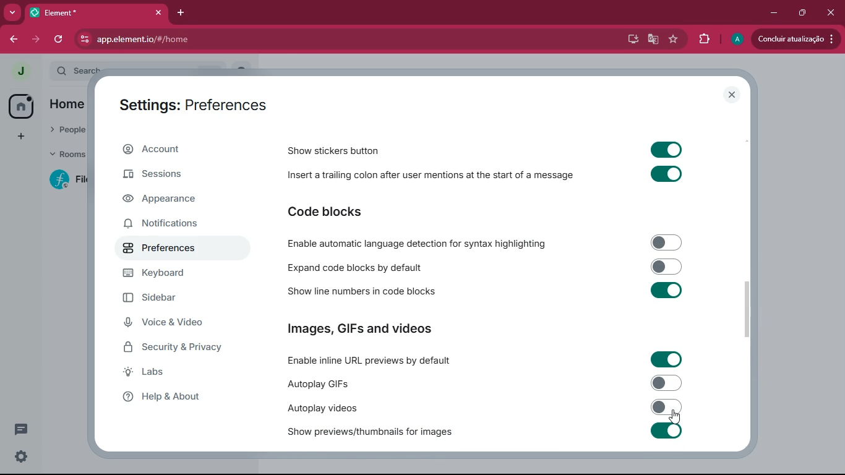  Describe the element at coordinates (667, 242) in the screenshot. I see `` at that location.